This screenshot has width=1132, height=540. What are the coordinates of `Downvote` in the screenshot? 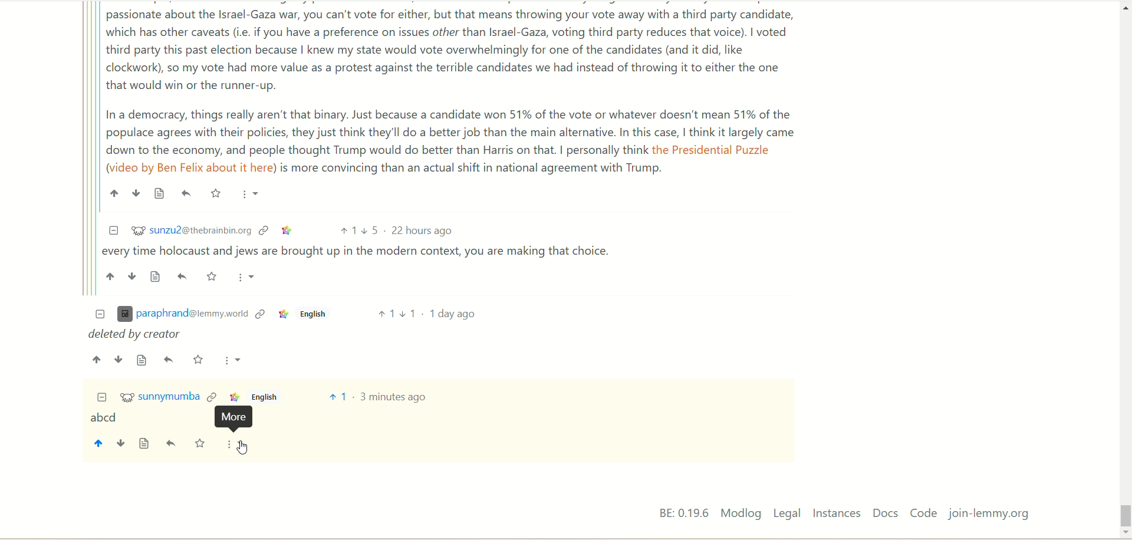 It's located at (119, 360).